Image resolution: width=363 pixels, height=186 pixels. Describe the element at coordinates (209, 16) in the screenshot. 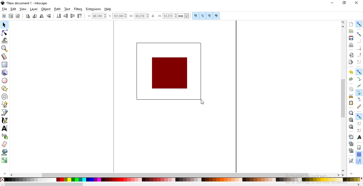

I see `move gradients alongwith objects` at that location.